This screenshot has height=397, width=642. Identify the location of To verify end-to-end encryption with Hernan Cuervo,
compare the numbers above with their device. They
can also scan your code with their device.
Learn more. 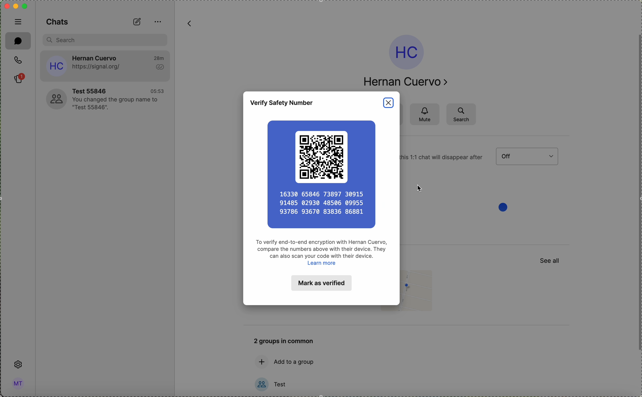
(321, 252).